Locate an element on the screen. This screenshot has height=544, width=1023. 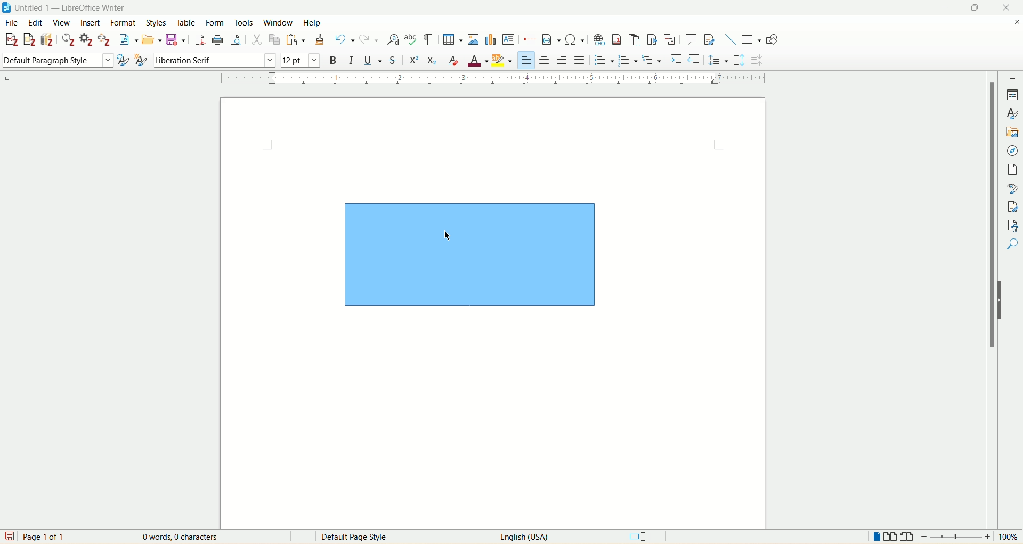
draw function is located at coordinates (772, 41).